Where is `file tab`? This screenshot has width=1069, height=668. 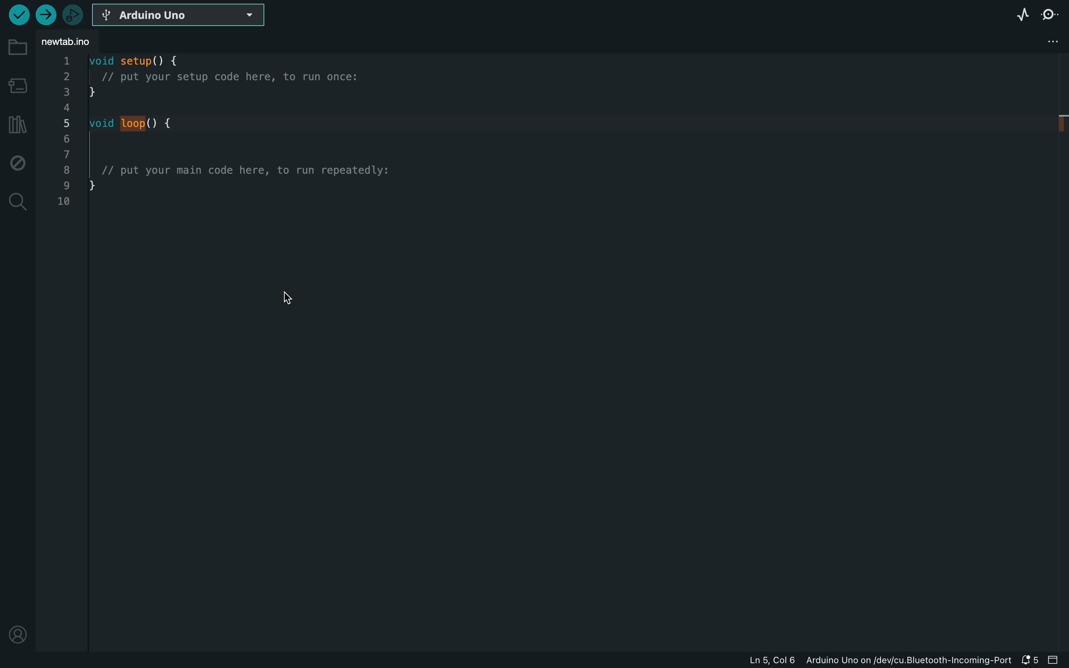
file tab is located at coordinates (76, 42).